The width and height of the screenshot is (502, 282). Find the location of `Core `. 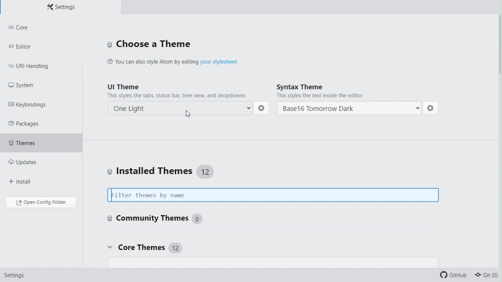

Core  is located at coordinates (41, 28).